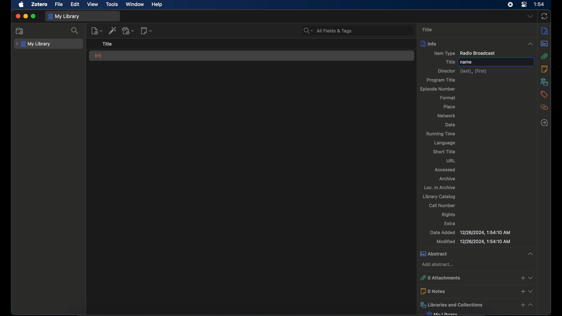 The image size is (562, 316). What do you see at coordinates (128, 30) in the screenshot?
I see `add attachment` at bounding box center [128, 30].